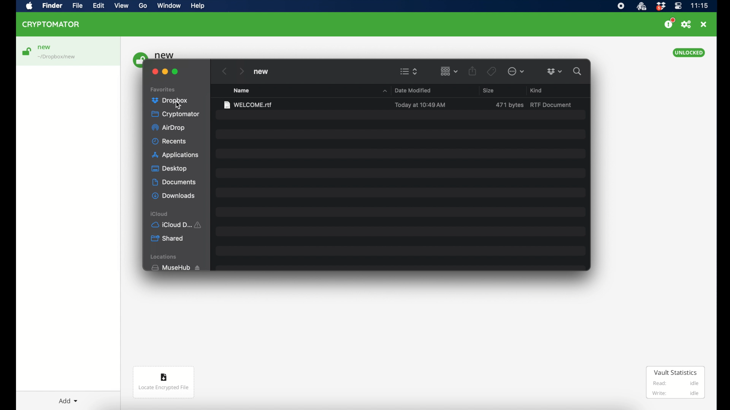 Image resolution: width=730 pixels, height=410 pixels. I want to click on rtf document, so click(552, 105).